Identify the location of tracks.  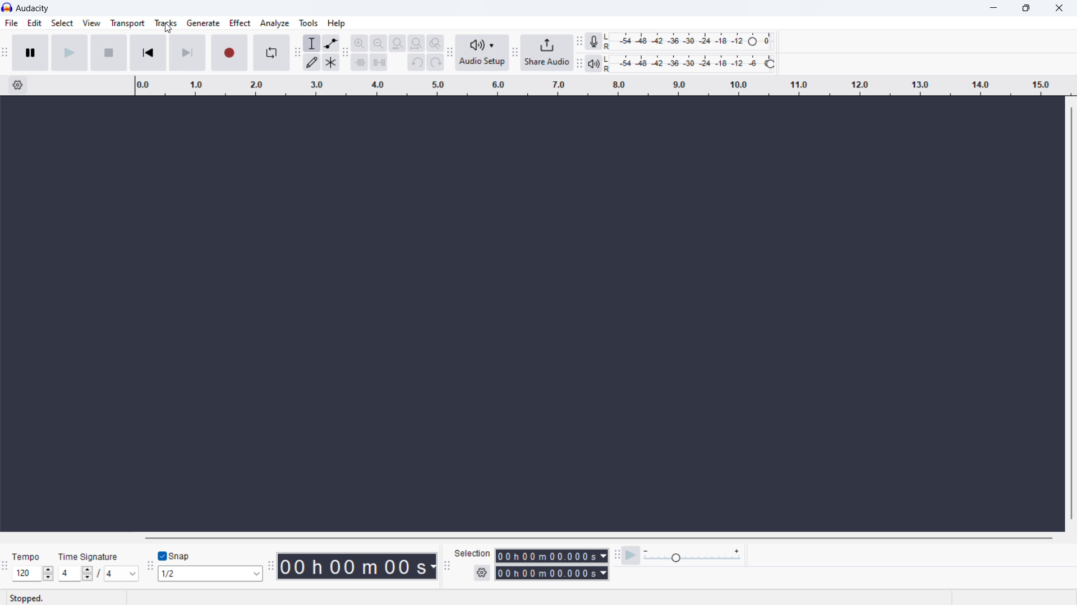
(165, 23).